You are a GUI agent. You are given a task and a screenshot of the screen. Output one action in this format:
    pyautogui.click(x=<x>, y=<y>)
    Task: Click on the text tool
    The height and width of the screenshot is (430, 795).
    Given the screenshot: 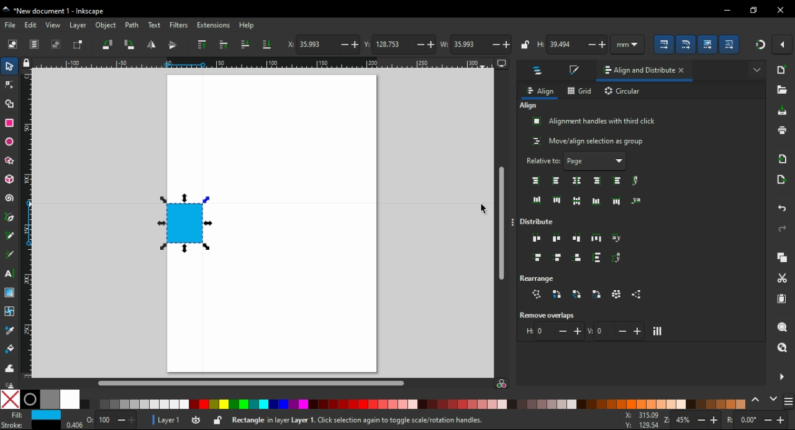 What is the action you would take?
    pyautogui.click(x=12, y=273)
    